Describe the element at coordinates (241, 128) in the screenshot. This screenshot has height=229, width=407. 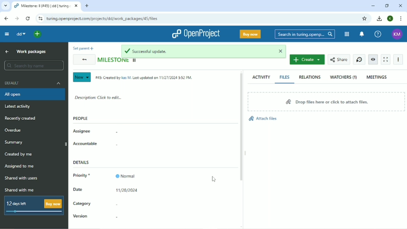
I see `Vertical scrollbar` at that location.